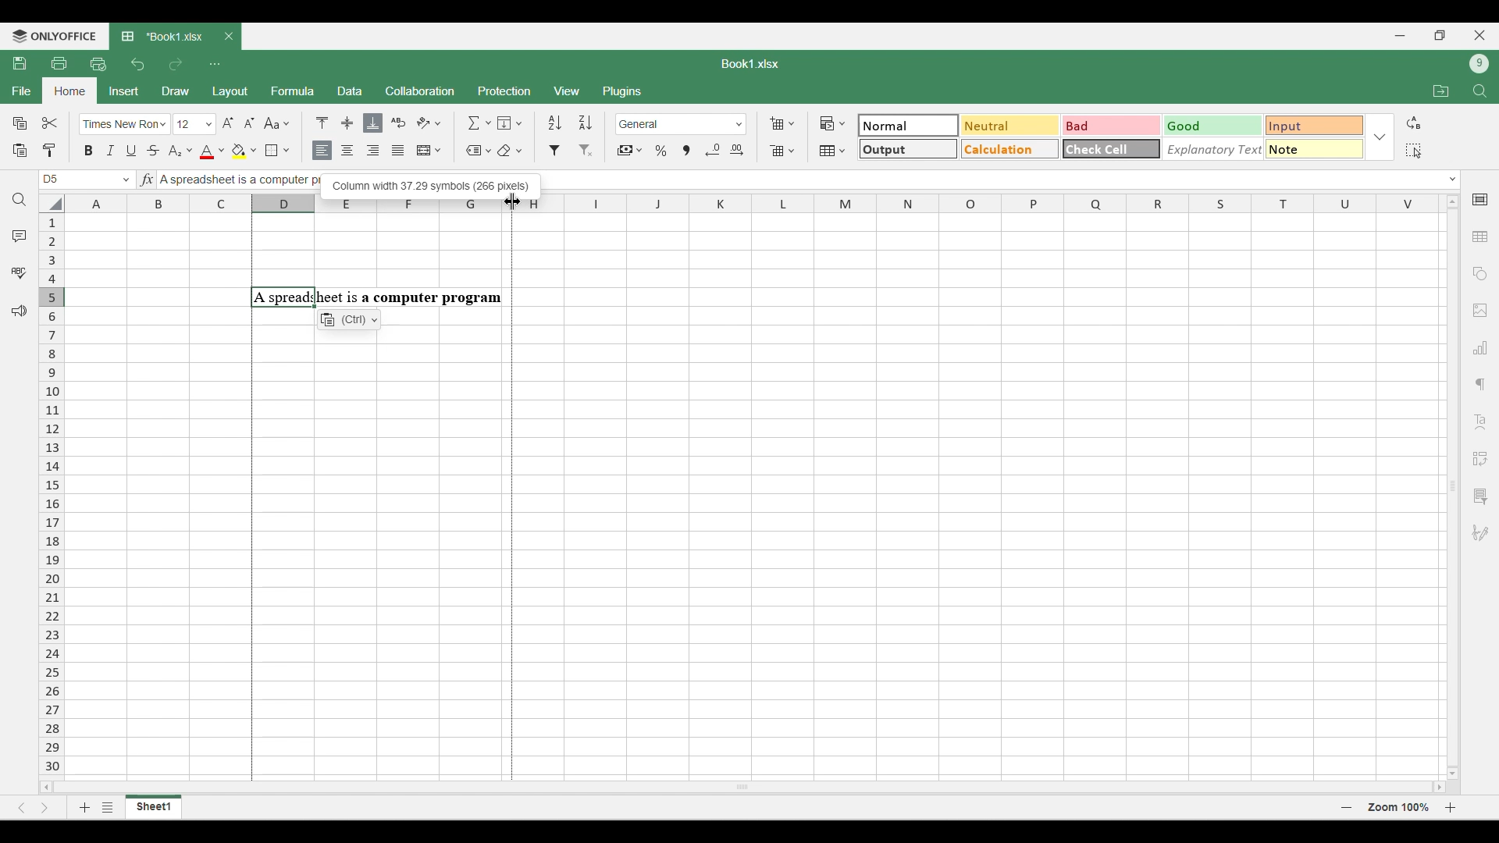 This screenshot has height=843, width=1499. Describe the element at coordinates (360, 151) in the screenshot. I see `Alignment options` at that location.